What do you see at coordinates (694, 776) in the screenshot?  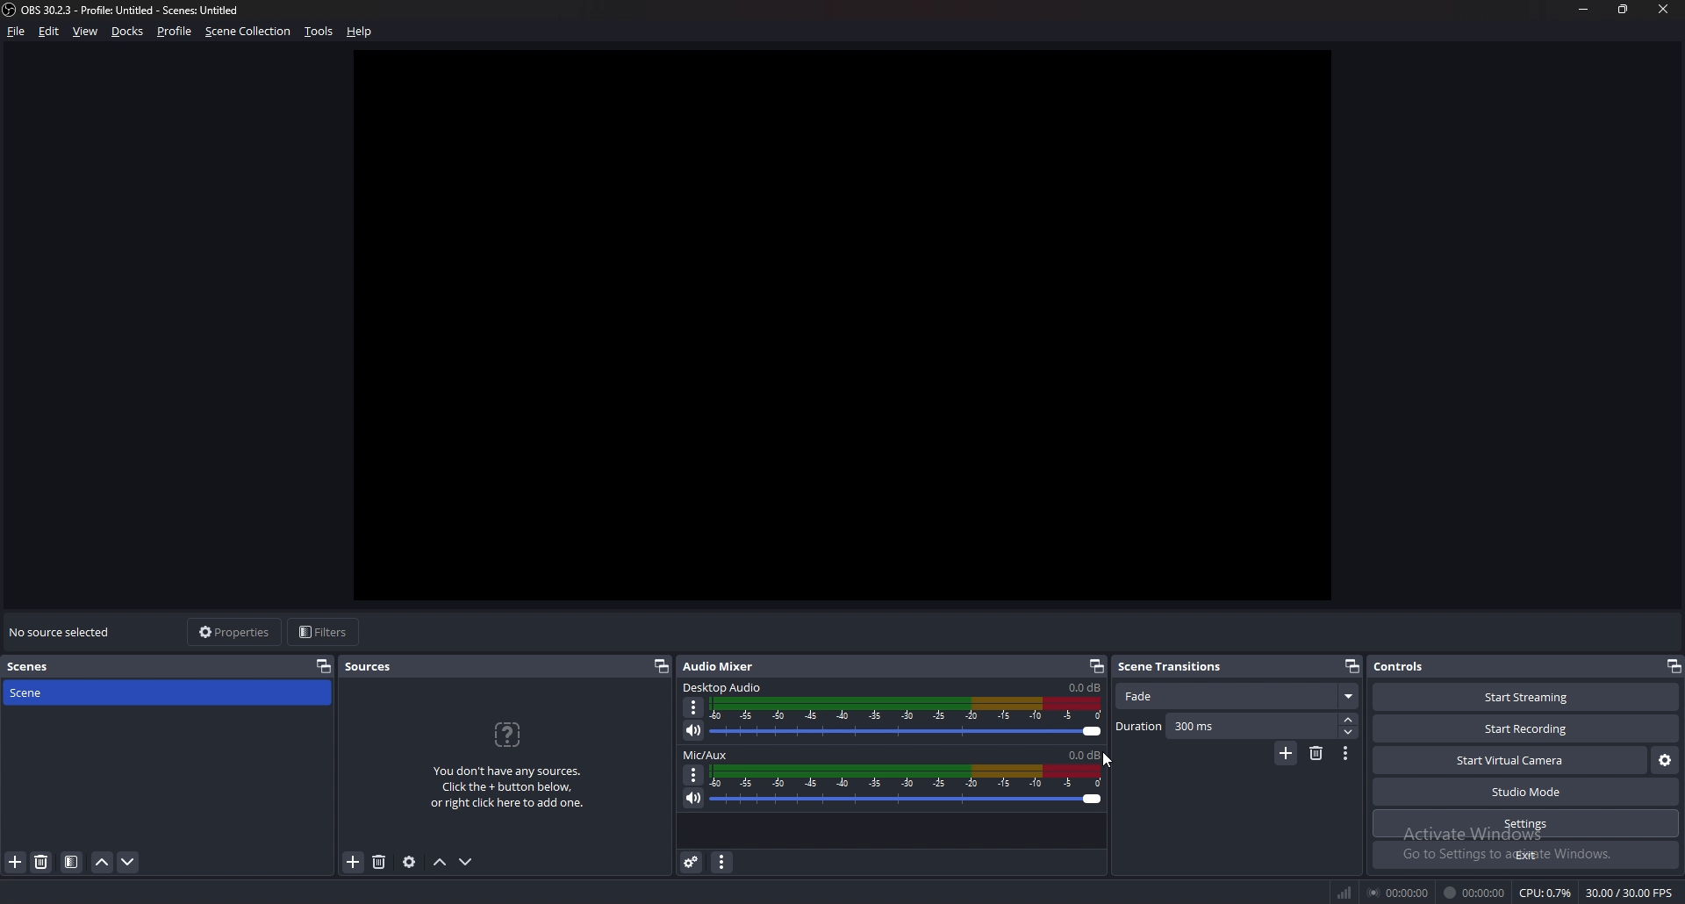 I see `options` at bounding box center [694, 776].